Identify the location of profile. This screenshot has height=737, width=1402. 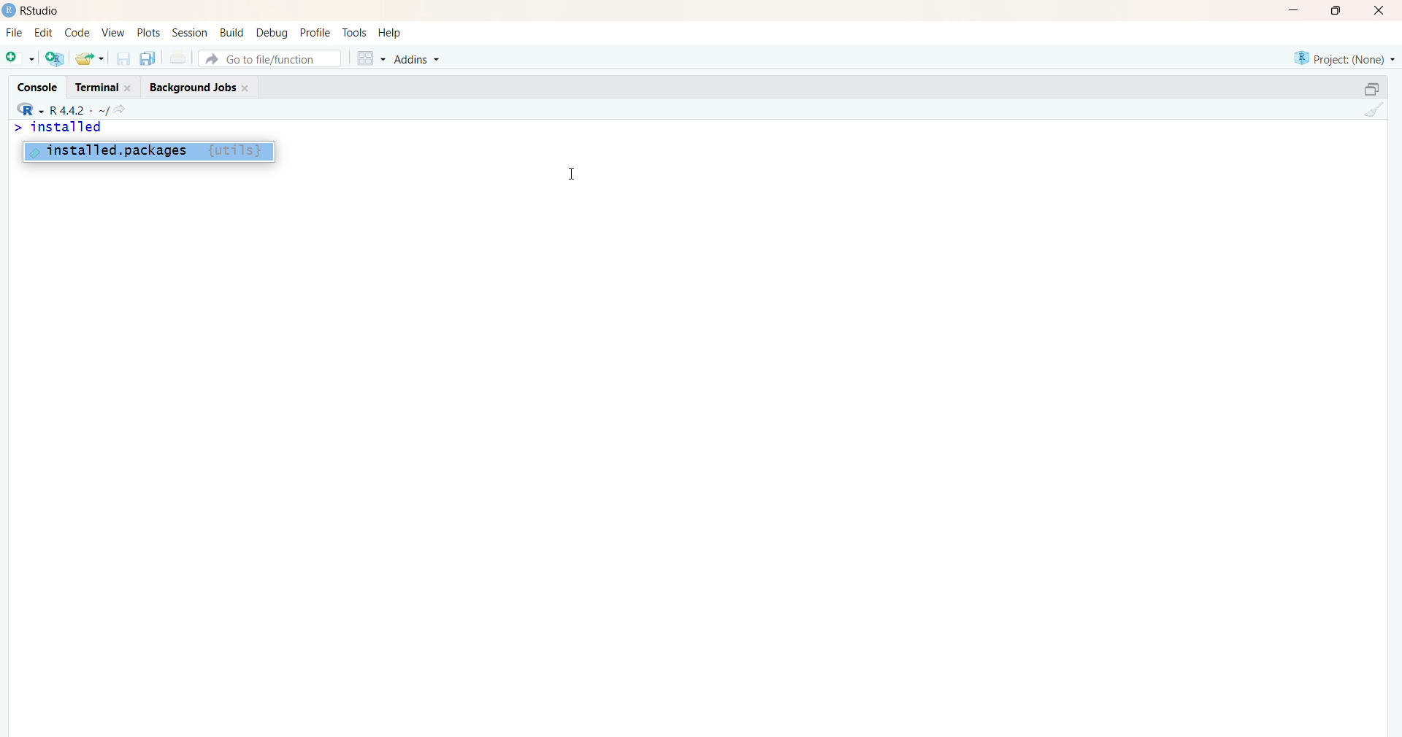
(316, 33).